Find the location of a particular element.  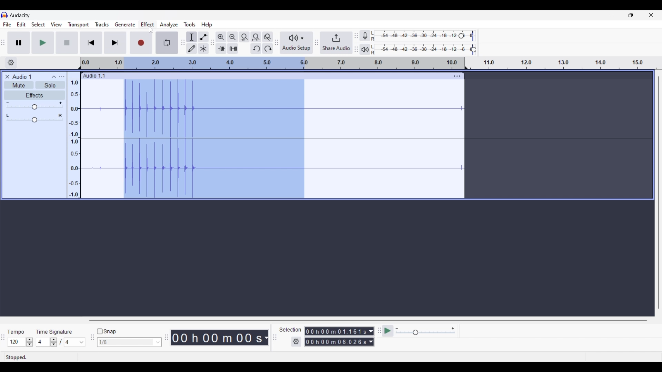

Selection settings is located at coordinates (297, 342).